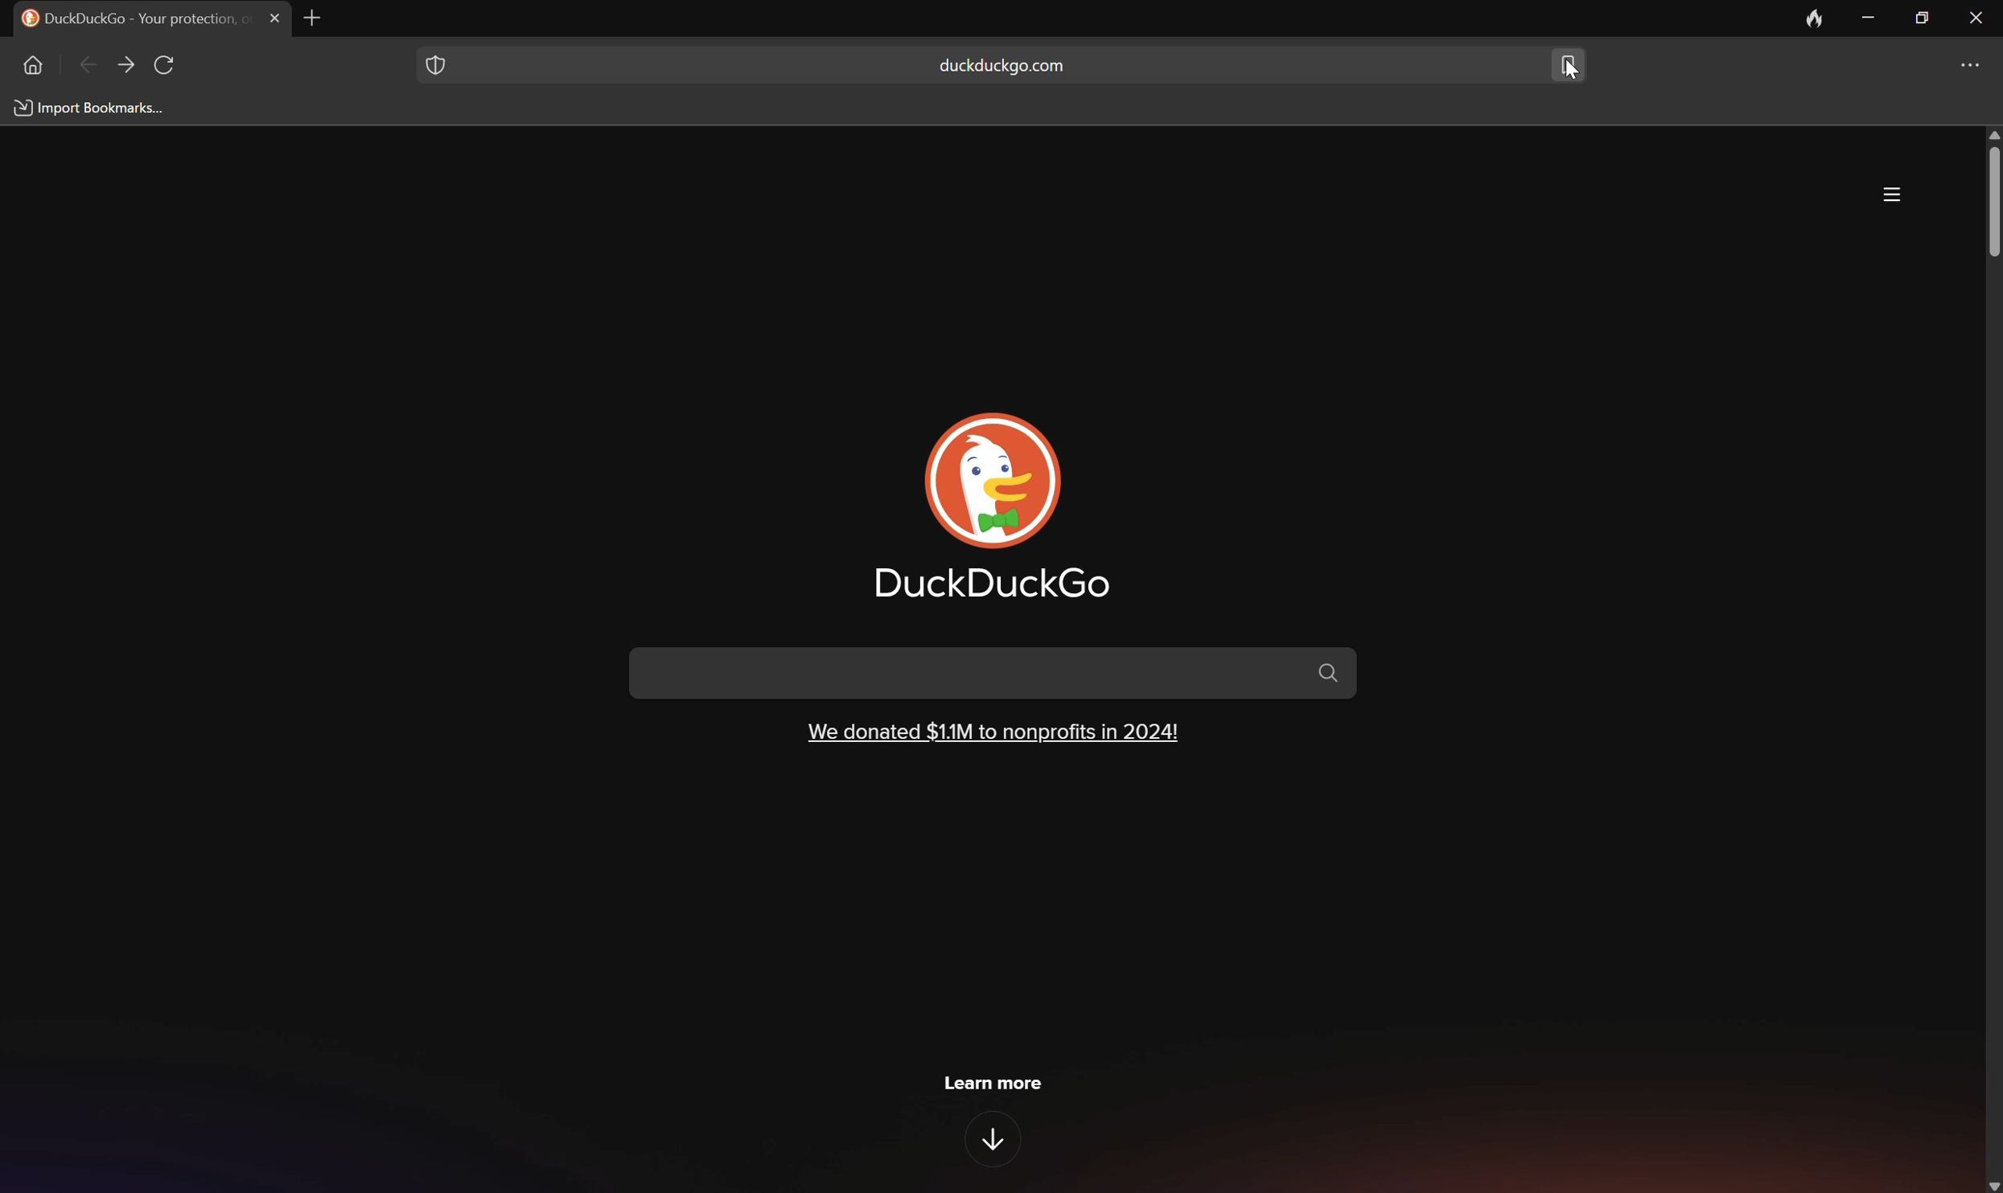  Describe the element at coordinates (1816, 18) in the screenshot. I see `Leave no trace` at that location.